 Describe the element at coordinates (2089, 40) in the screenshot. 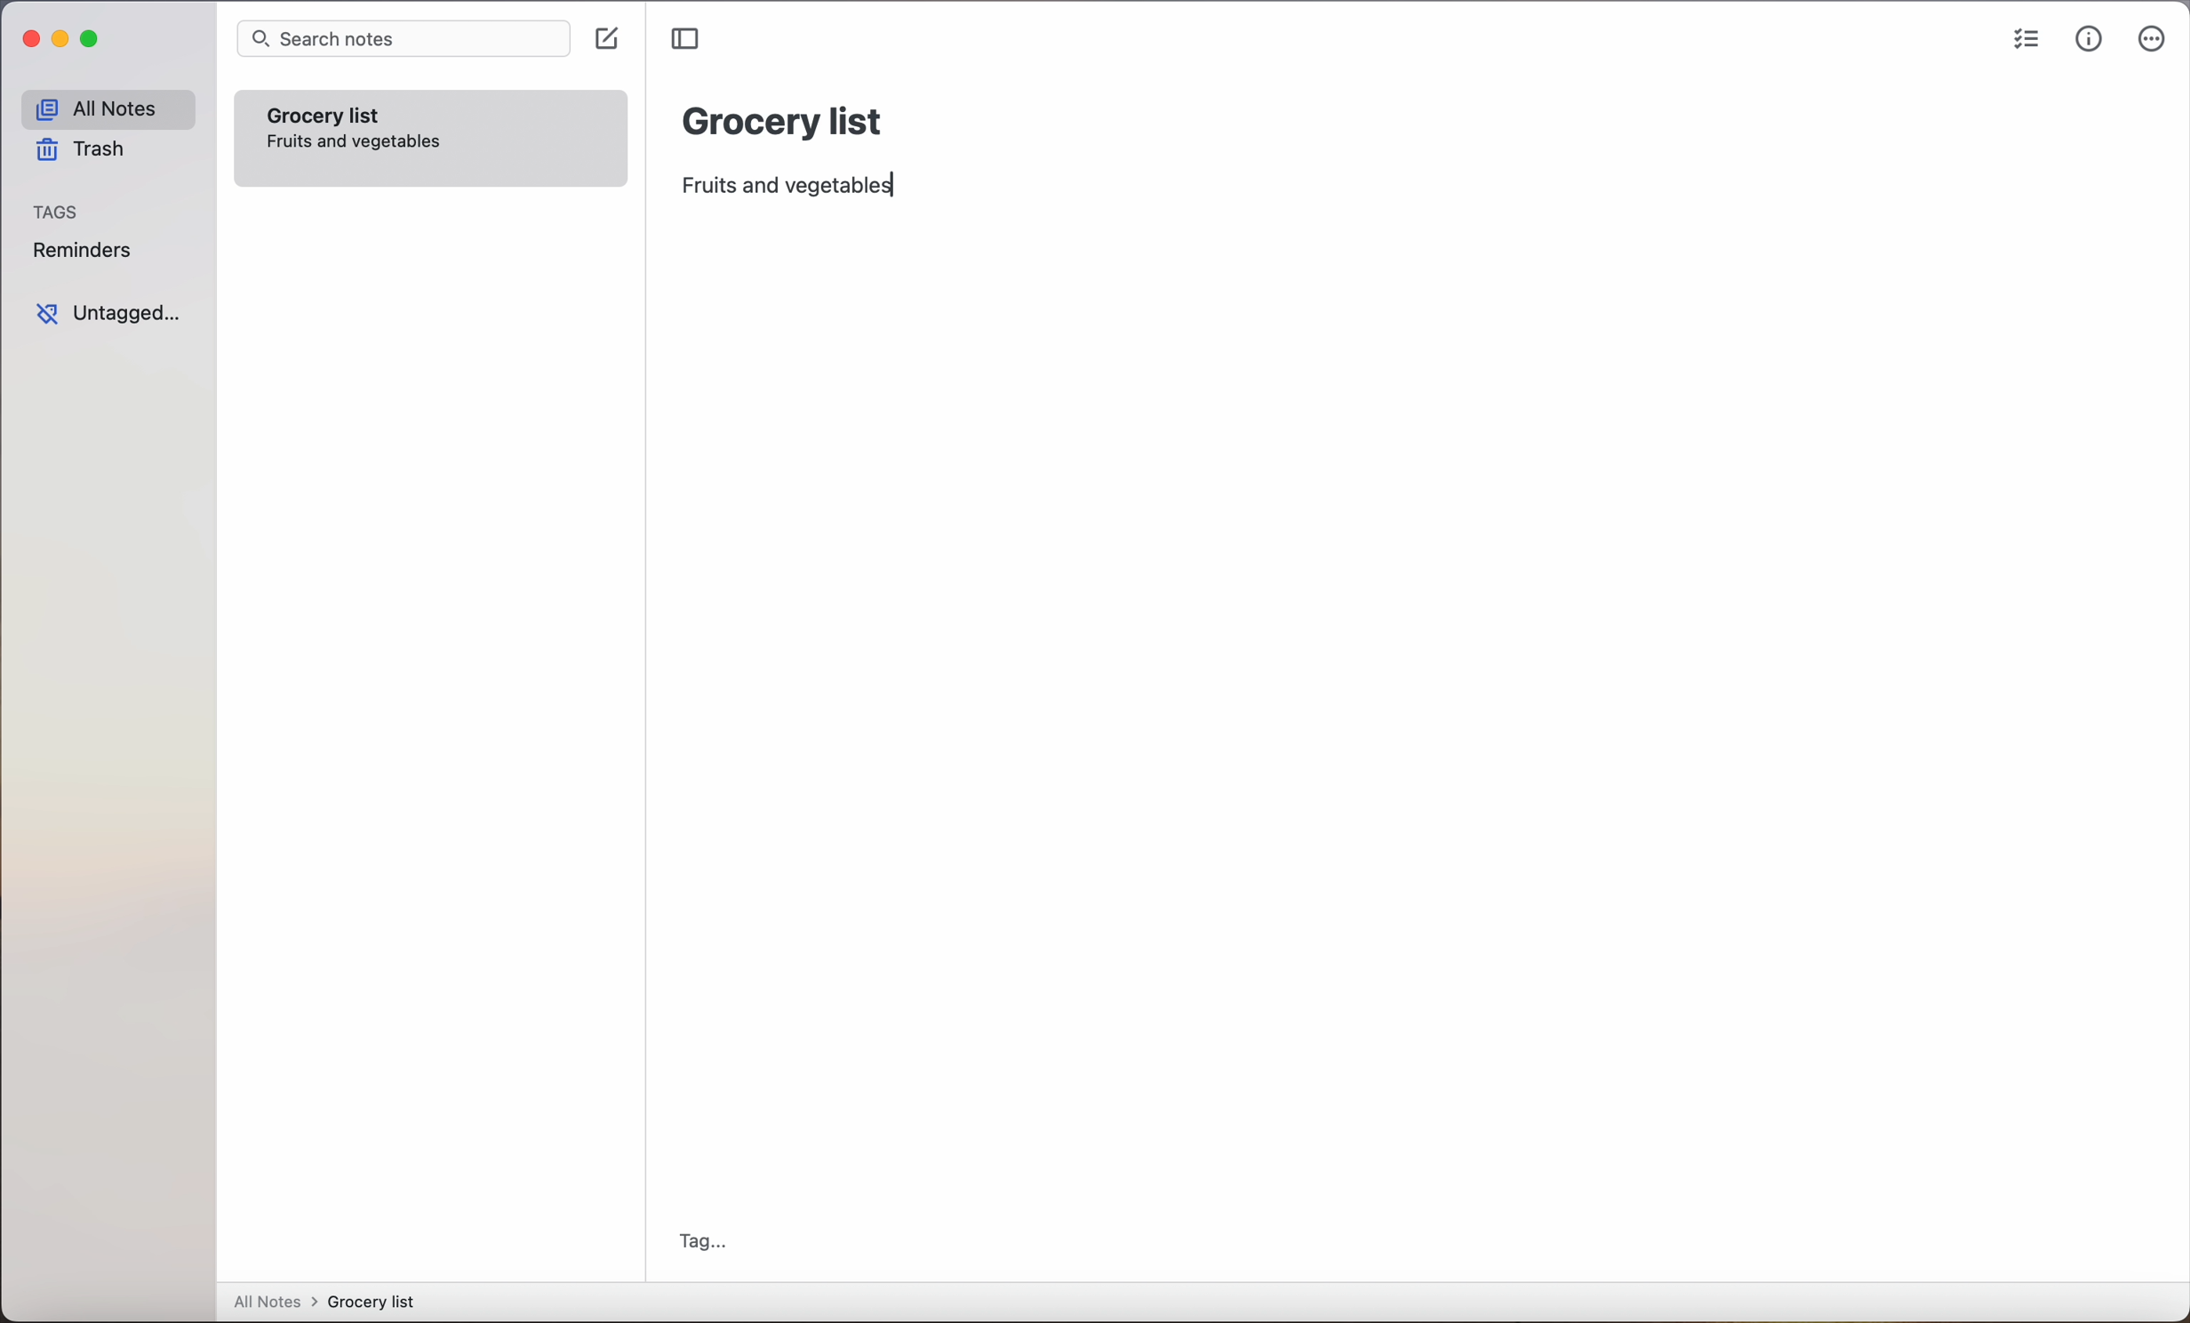

I see `metrics` at that location.